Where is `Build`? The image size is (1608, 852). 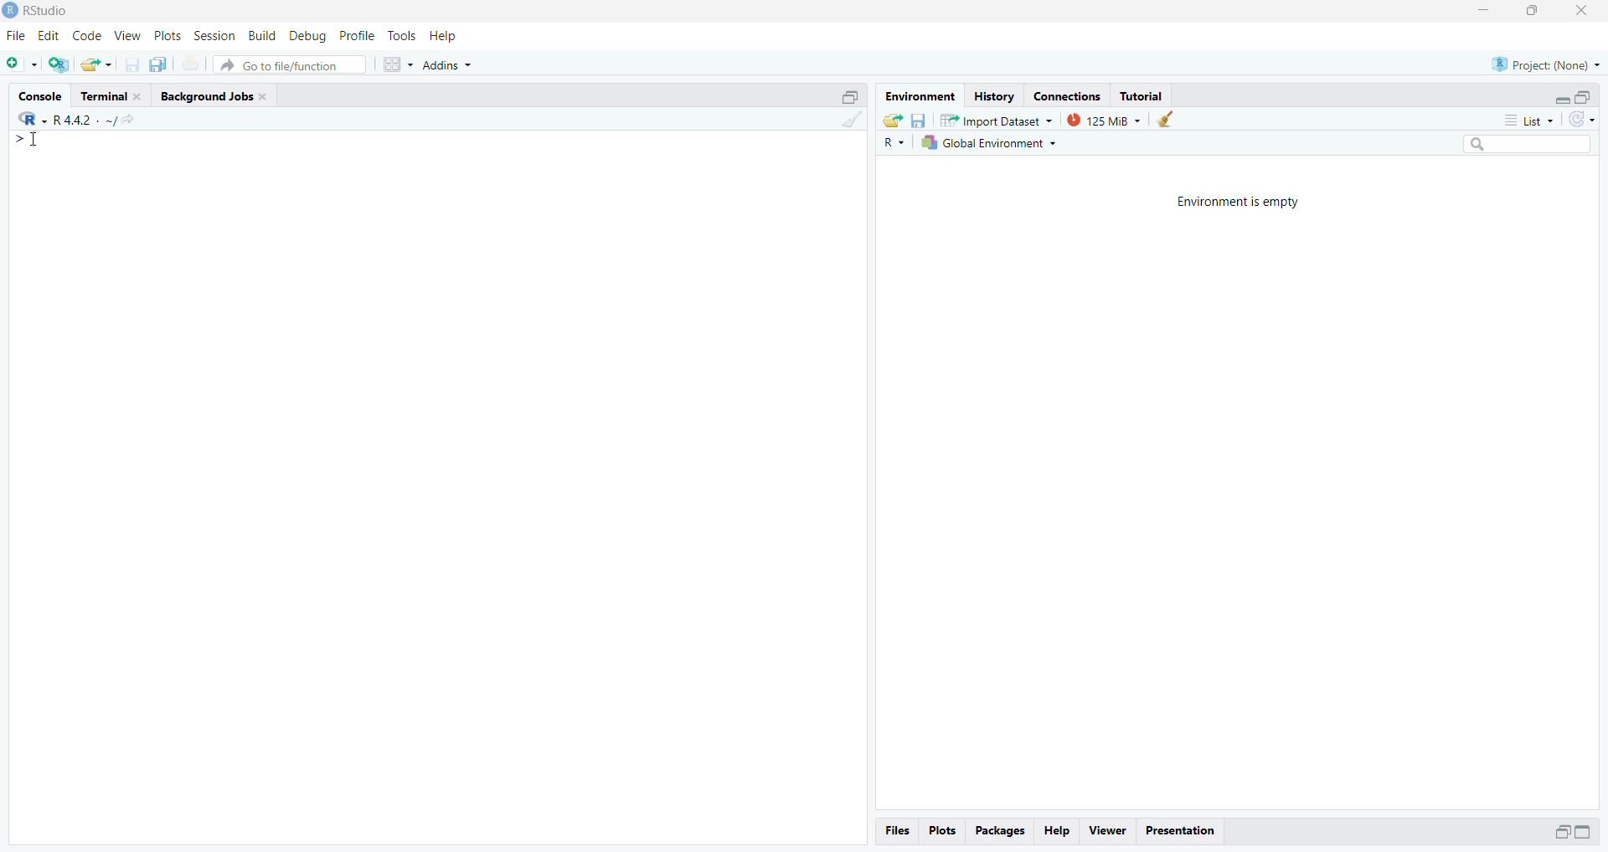 Build is located at coordinates (261, 35).